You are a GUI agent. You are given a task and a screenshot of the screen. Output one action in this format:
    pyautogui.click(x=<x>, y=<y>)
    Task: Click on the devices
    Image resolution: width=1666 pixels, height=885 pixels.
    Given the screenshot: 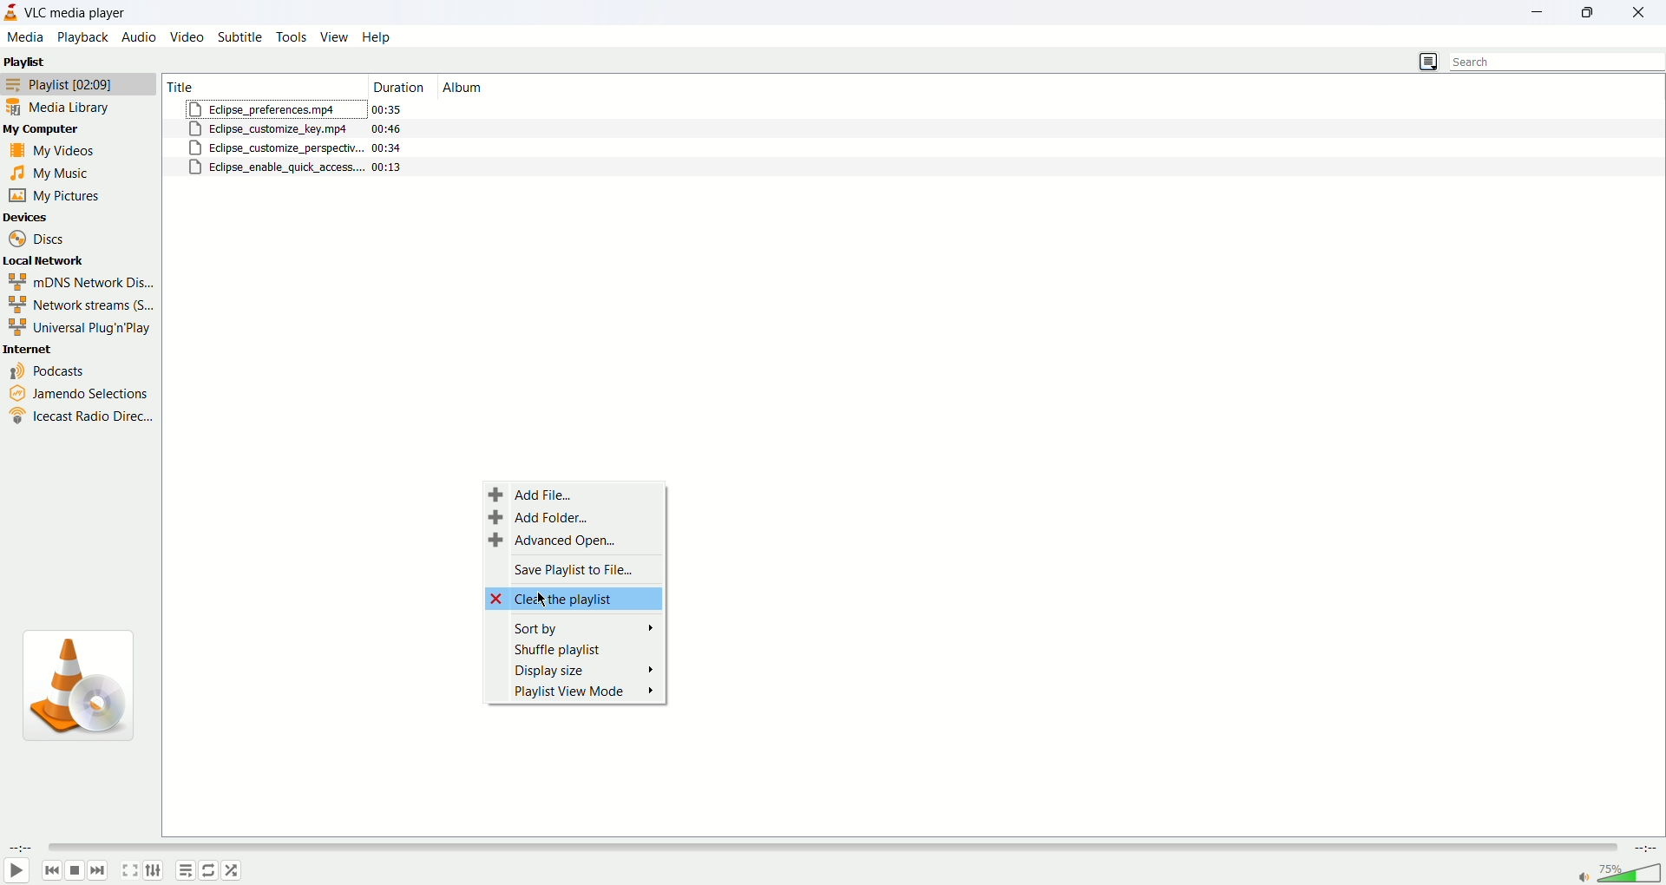 What is the action you would take?
    pyautogui.click(x=40, y=217)
    